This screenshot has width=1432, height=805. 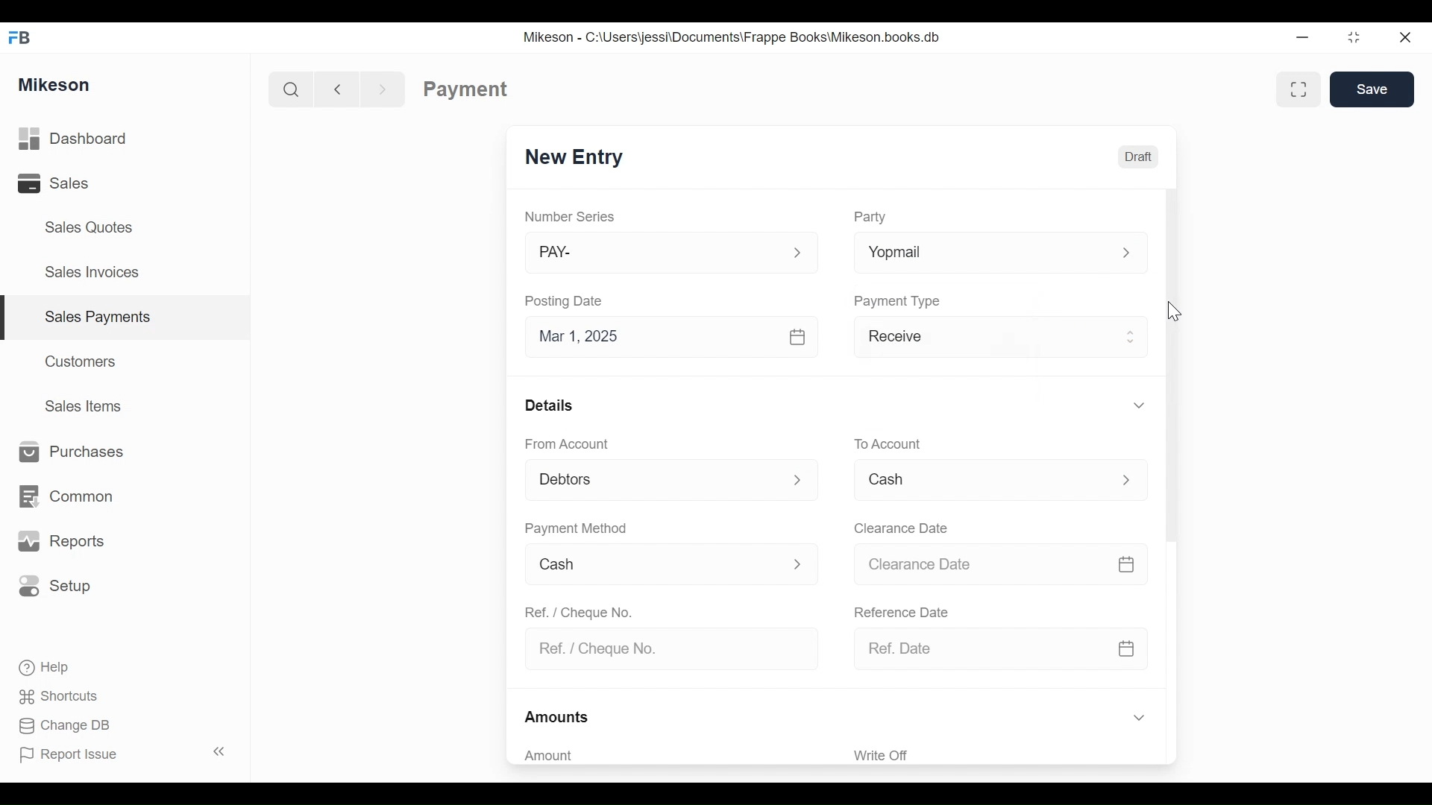 What do you see at coordinates (1296, 90) in the screenshot?
I see `Full width toggle` at bounding box center [1296, 90].